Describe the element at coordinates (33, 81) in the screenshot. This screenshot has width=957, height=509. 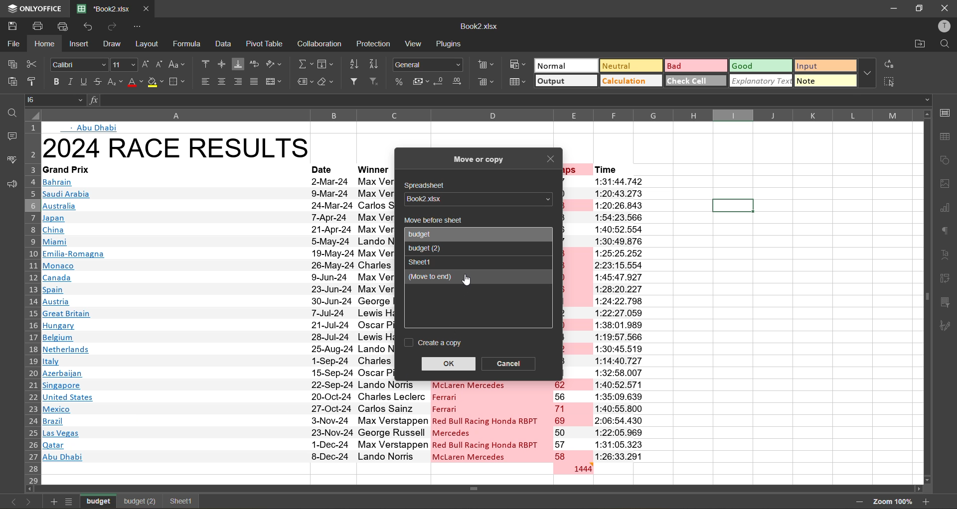
I see `copy style` at that location.